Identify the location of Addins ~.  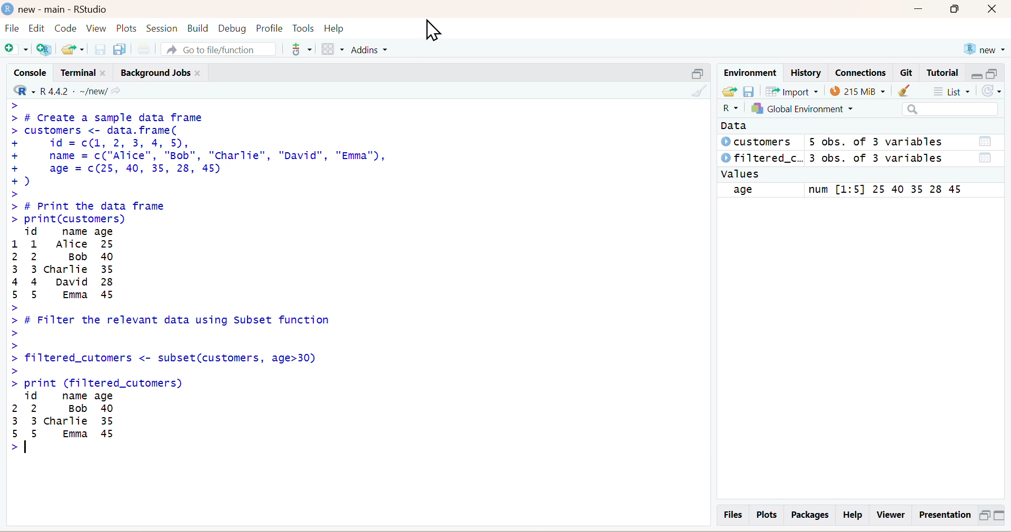
(371, 50).